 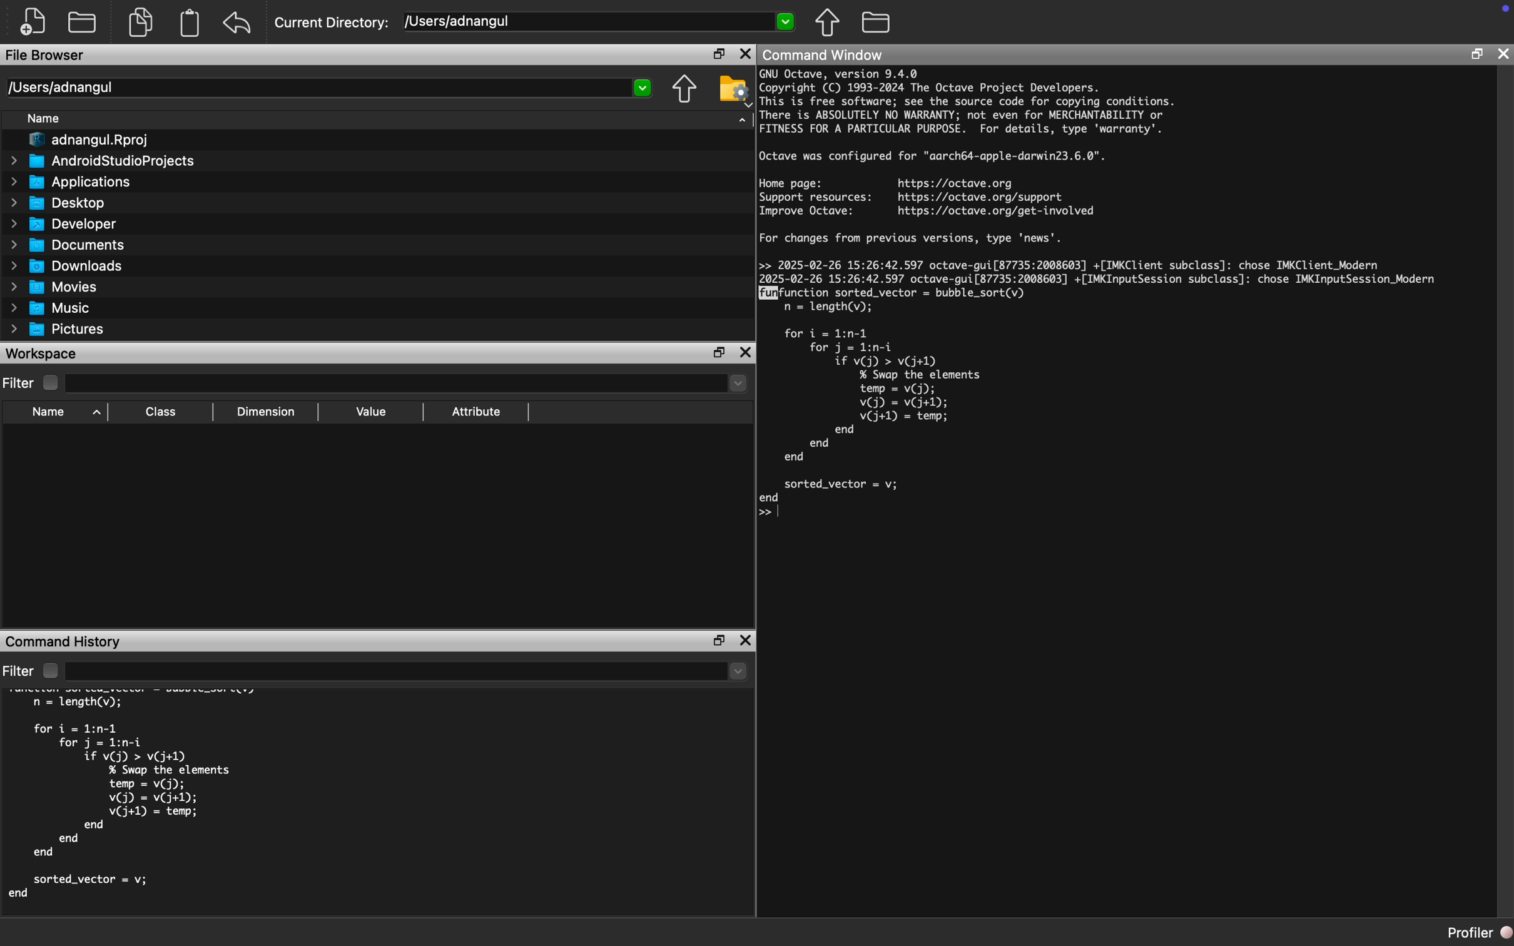 I want to click on Restore Down, so click(x=1477, y=56).